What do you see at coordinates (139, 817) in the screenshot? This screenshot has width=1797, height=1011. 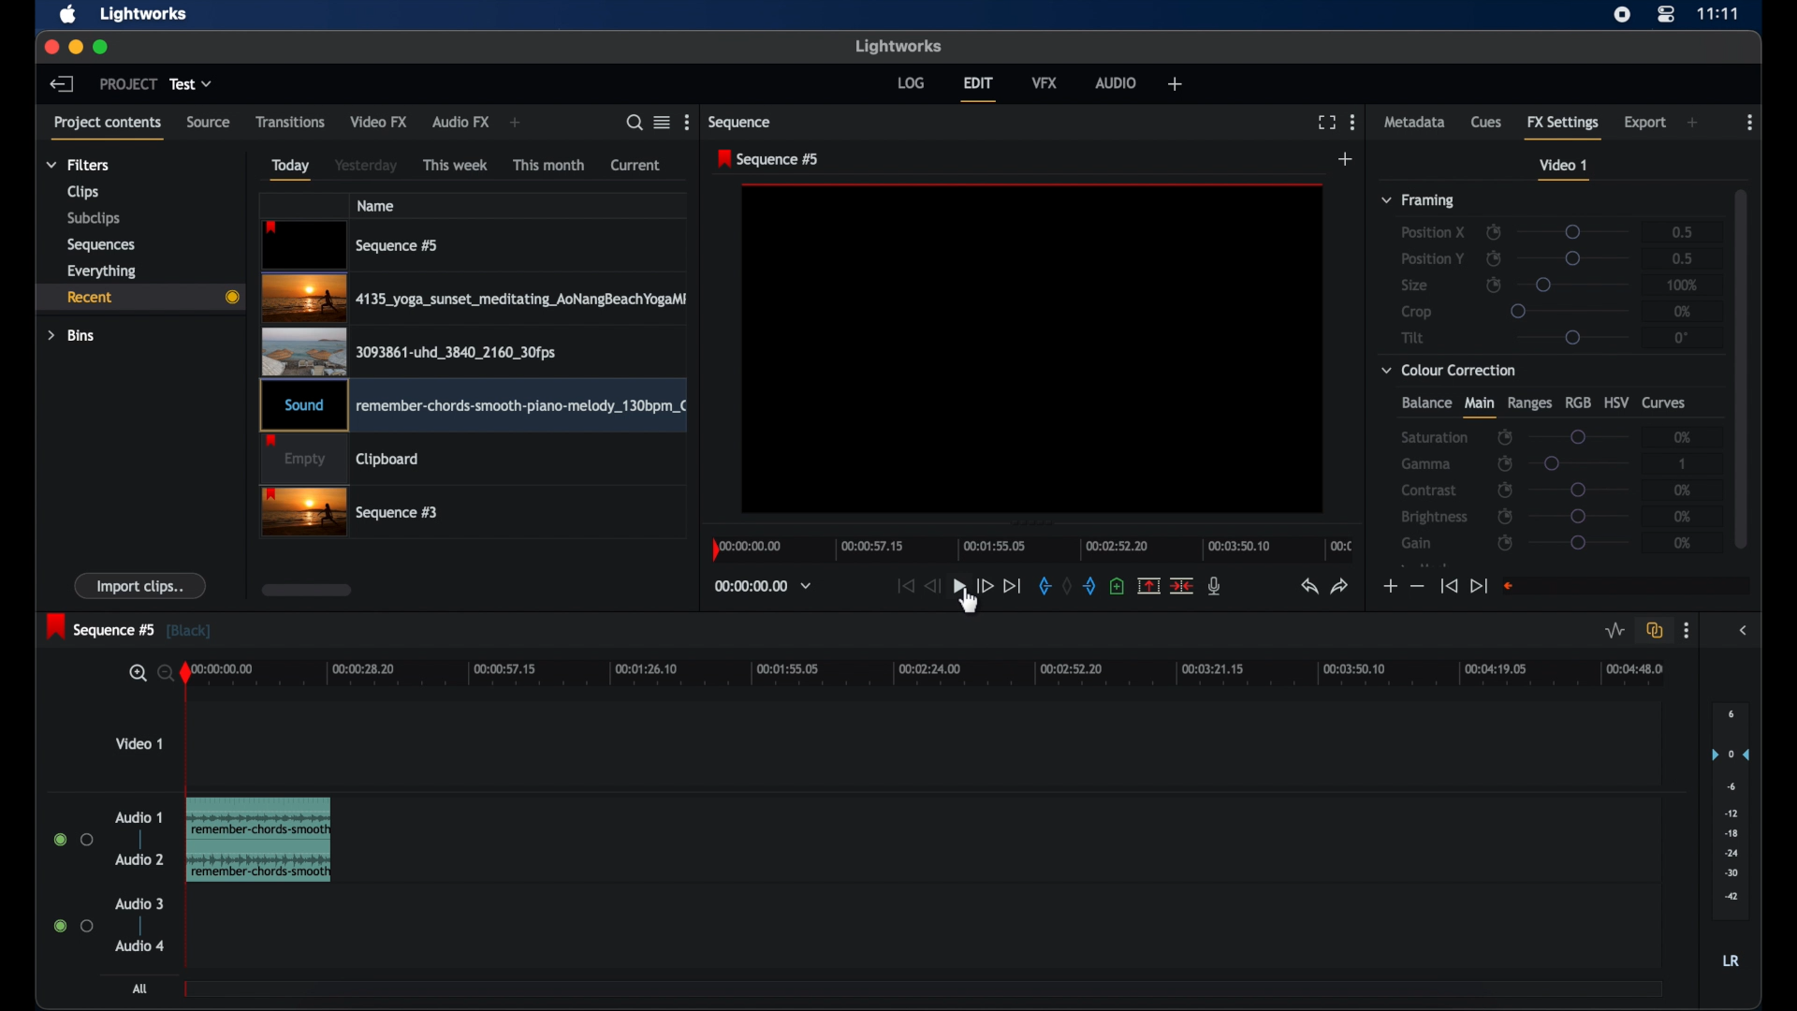 I see `audio 1` at bounding box center [139, 817].